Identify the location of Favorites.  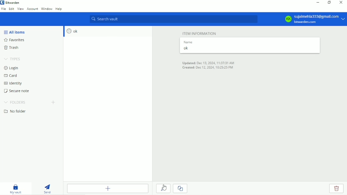
(18, 40).